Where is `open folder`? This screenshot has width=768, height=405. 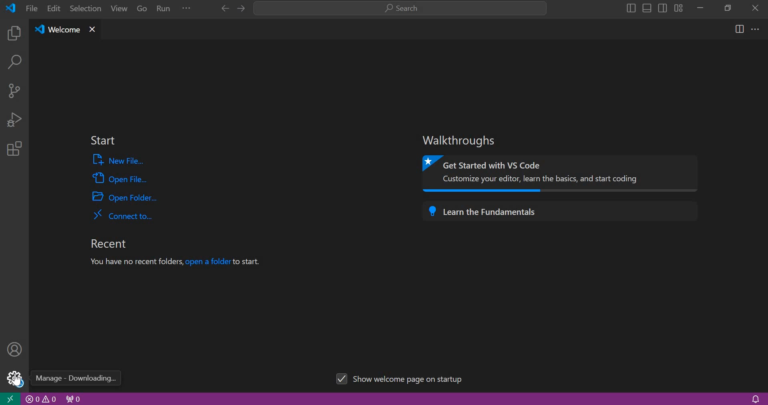 open folder is located at coordinates (126, 196).